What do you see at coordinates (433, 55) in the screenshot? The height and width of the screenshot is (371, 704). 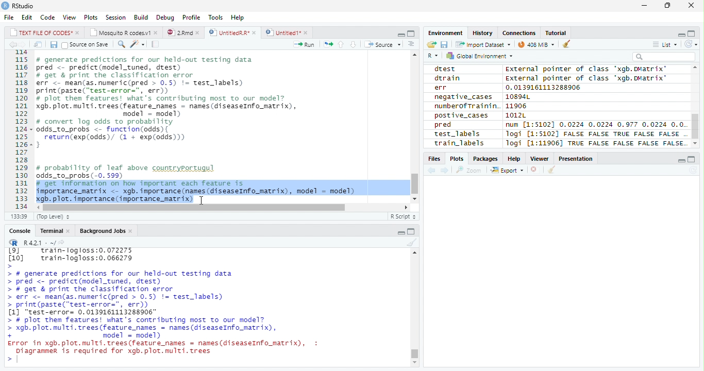 I see `R` at bounding box center [433, 55].